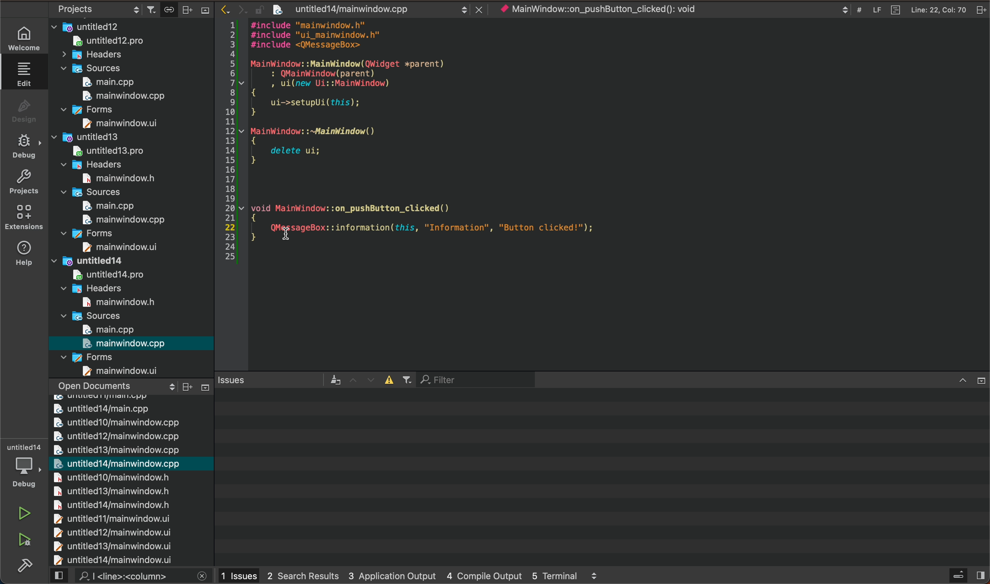 The width and height of the screenshot is (990, 584). Describe the element at coordinates (100, 274) in the screenshot. I see `untitled14 pro` at that location.